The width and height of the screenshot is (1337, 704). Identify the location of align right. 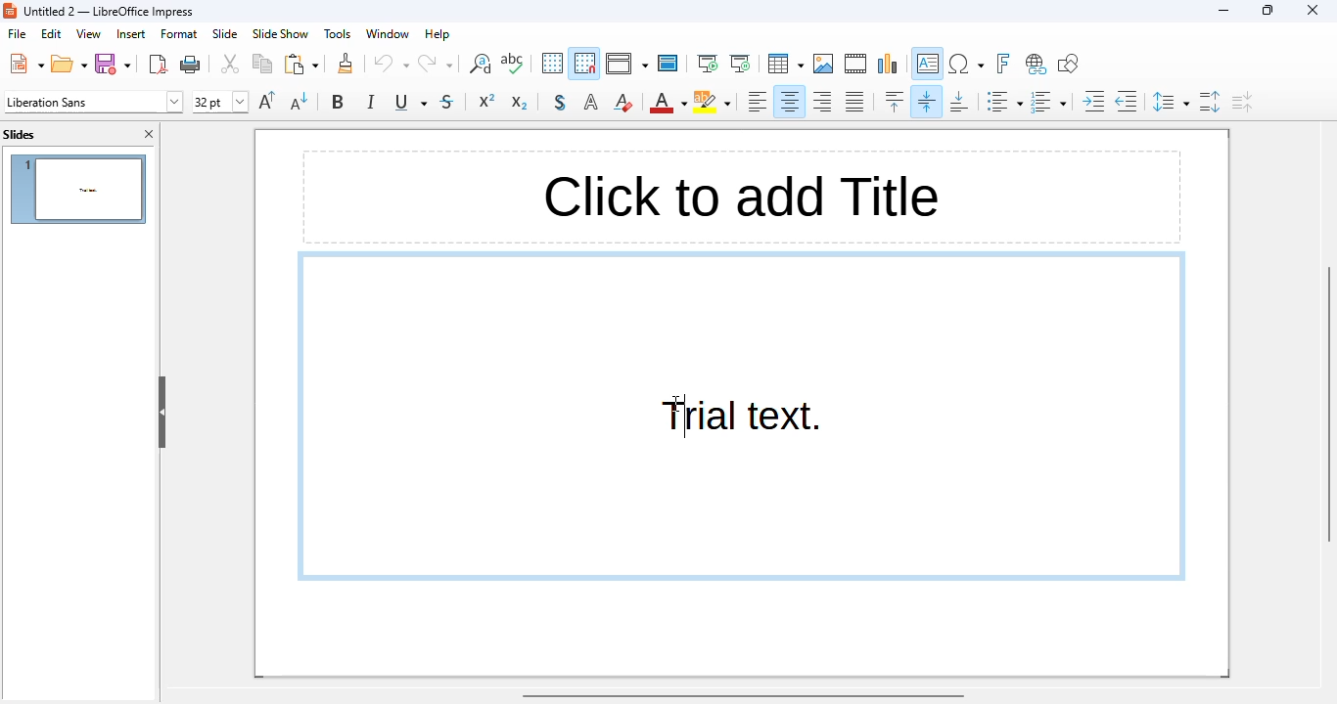
(822, 102).